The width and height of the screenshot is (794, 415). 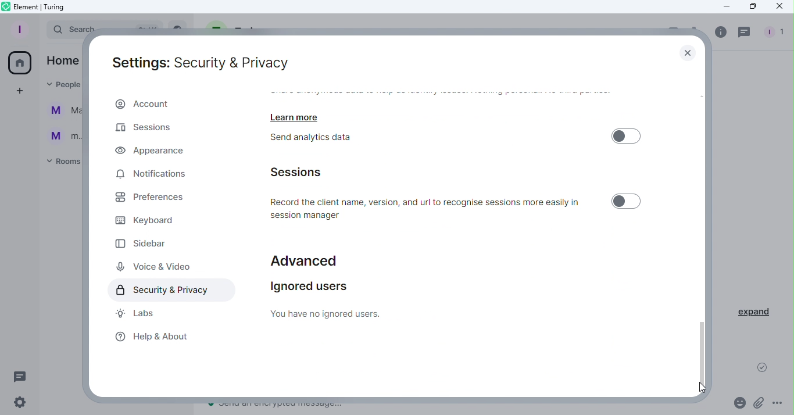 I want to click on People, so click(x=777, y=30).